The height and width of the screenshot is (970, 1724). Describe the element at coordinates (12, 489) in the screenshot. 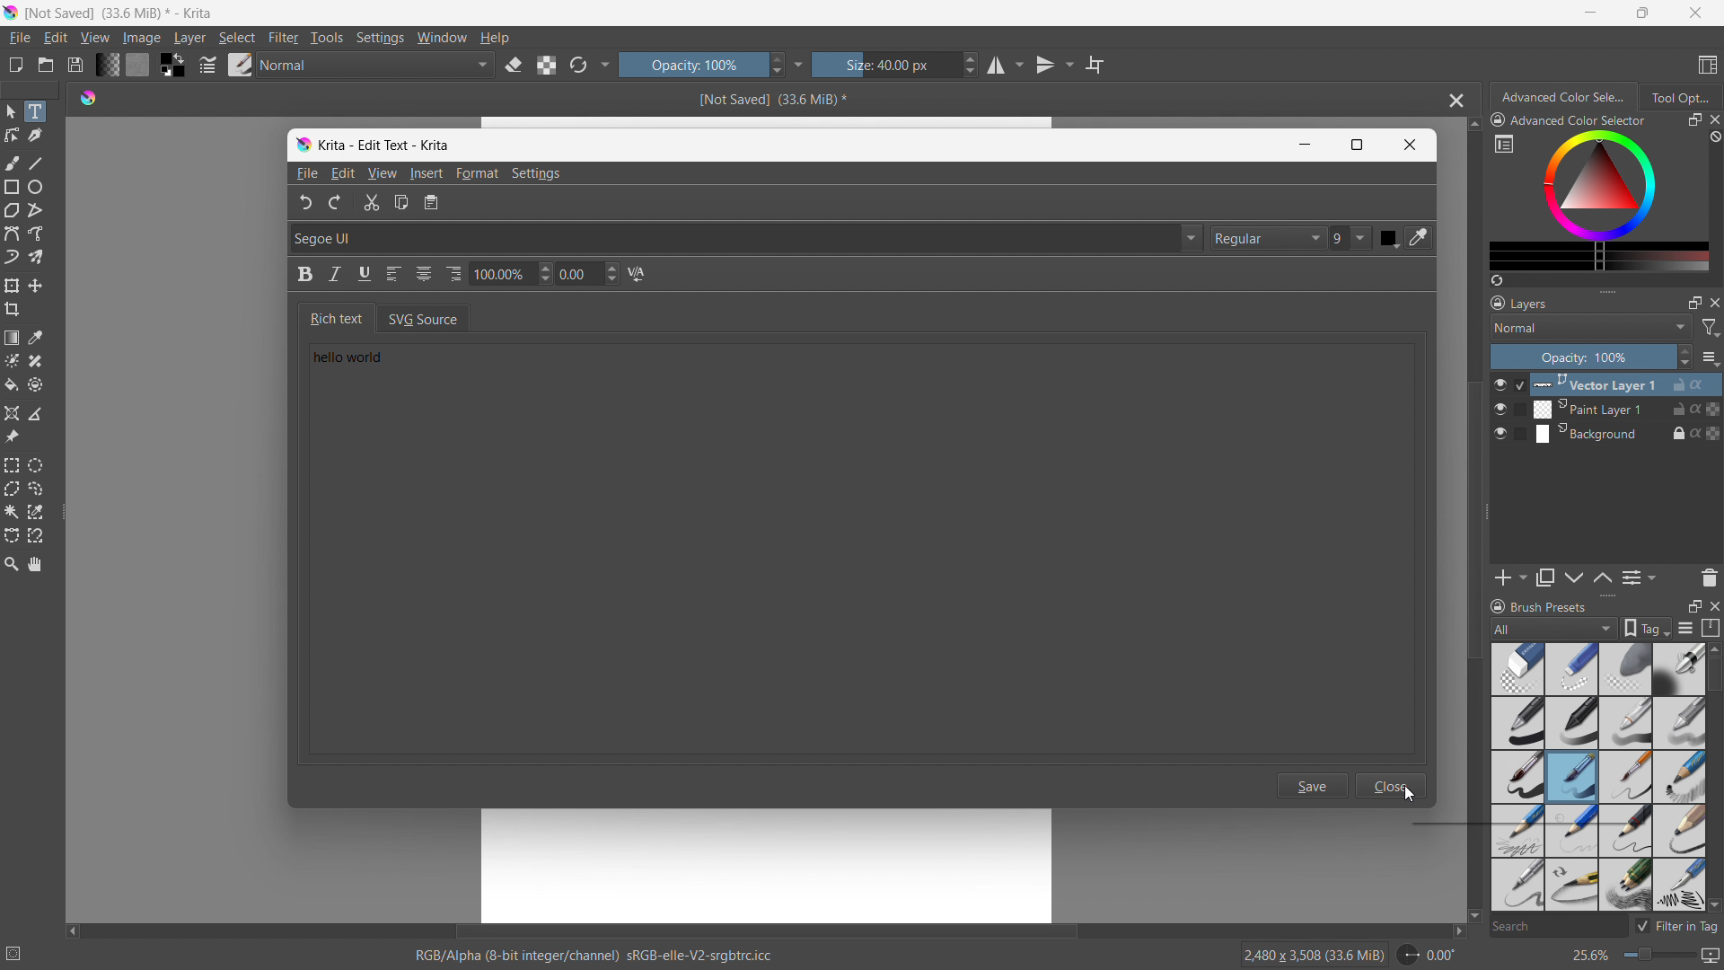

I see `polygonal selection tool` at that location.